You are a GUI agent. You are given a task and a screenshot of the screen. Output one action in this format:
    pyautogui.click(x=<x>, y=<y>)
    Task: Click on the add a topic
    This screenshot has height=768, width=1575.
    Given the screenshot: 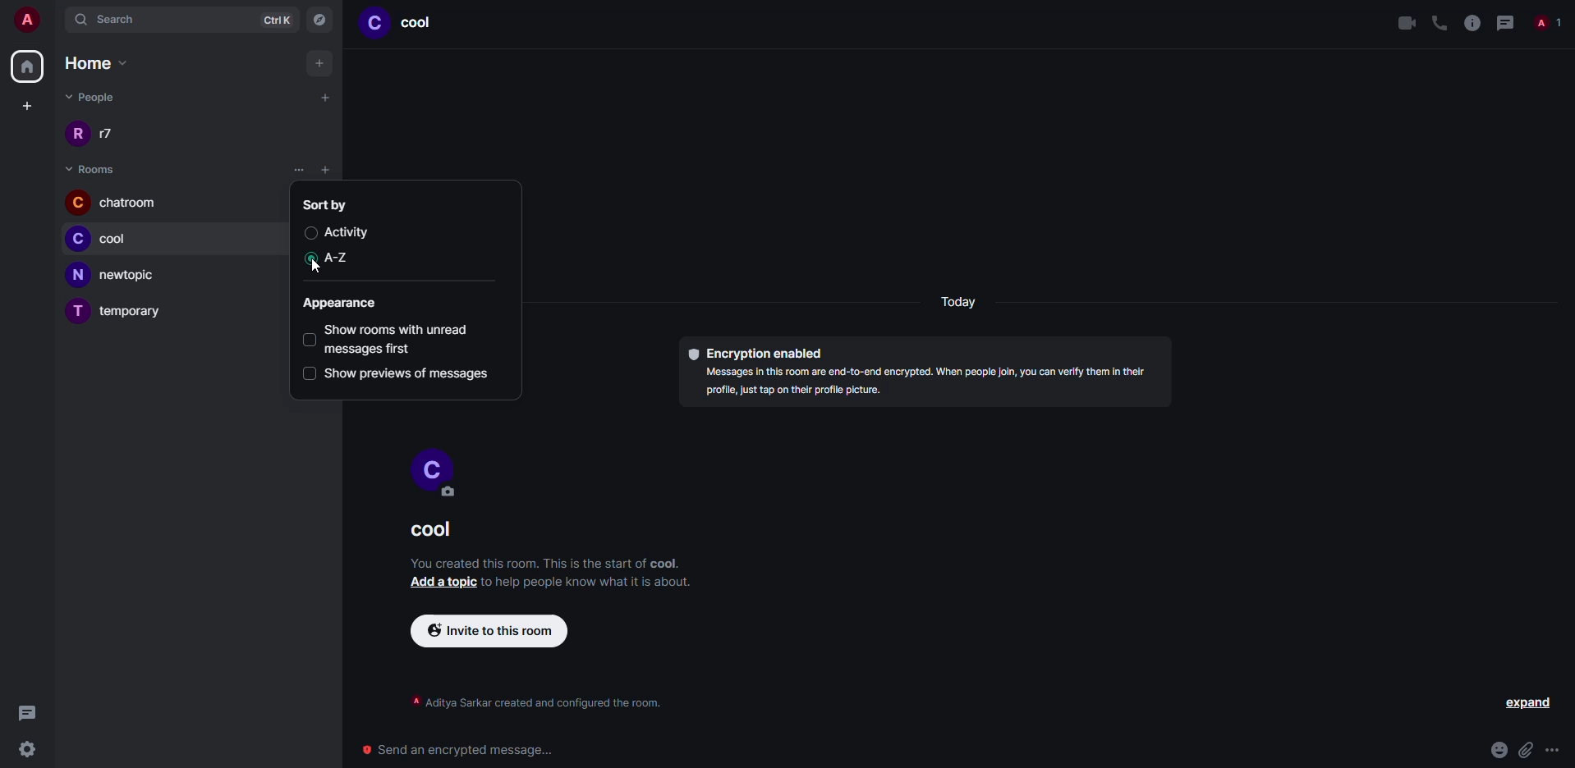 What is the action you would take?
    pyautogui.click(x=443, y=582)
    